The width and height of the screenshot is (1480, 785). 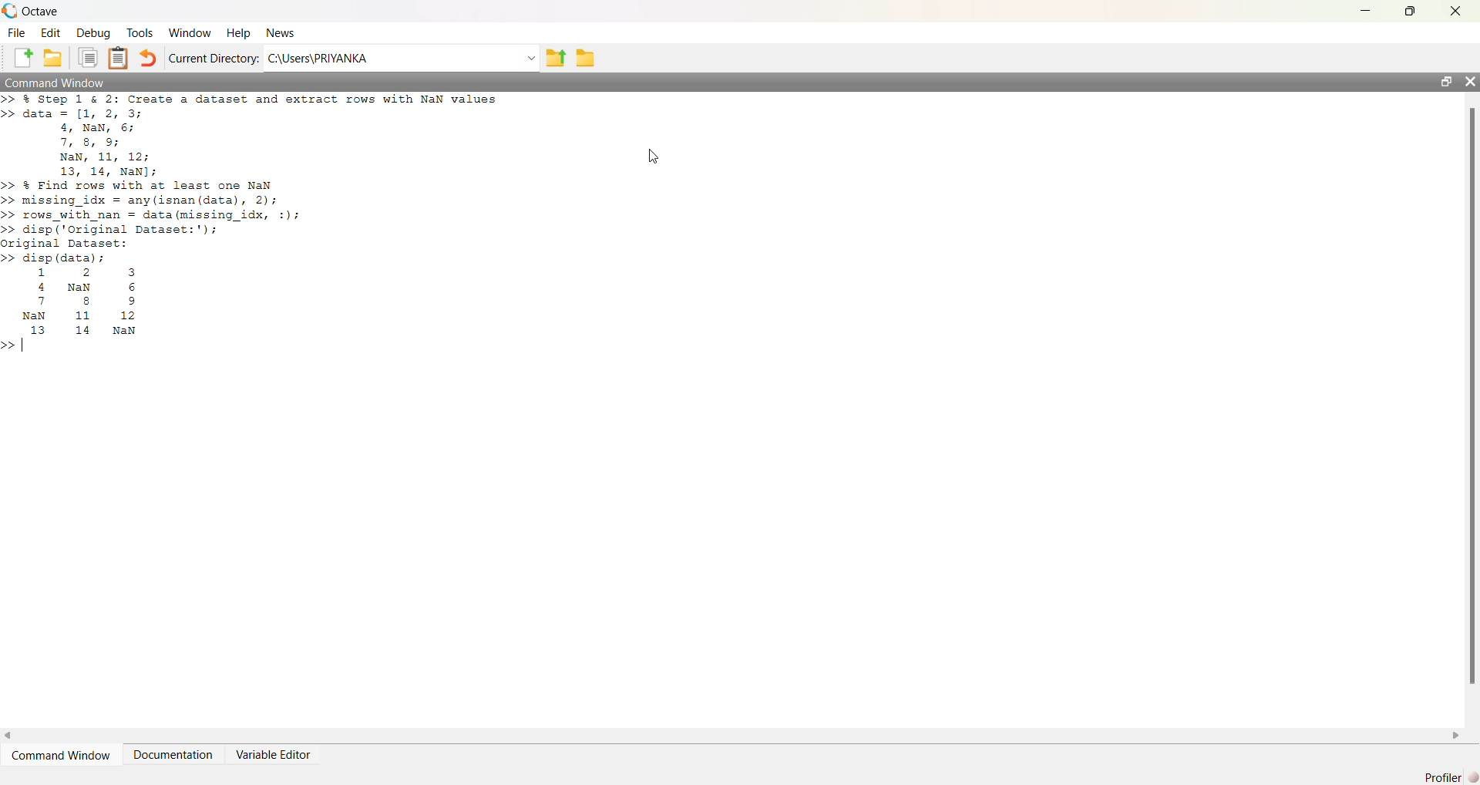 I want to click on C:\Users\PRIYANKA, so click(x=318, y=58).